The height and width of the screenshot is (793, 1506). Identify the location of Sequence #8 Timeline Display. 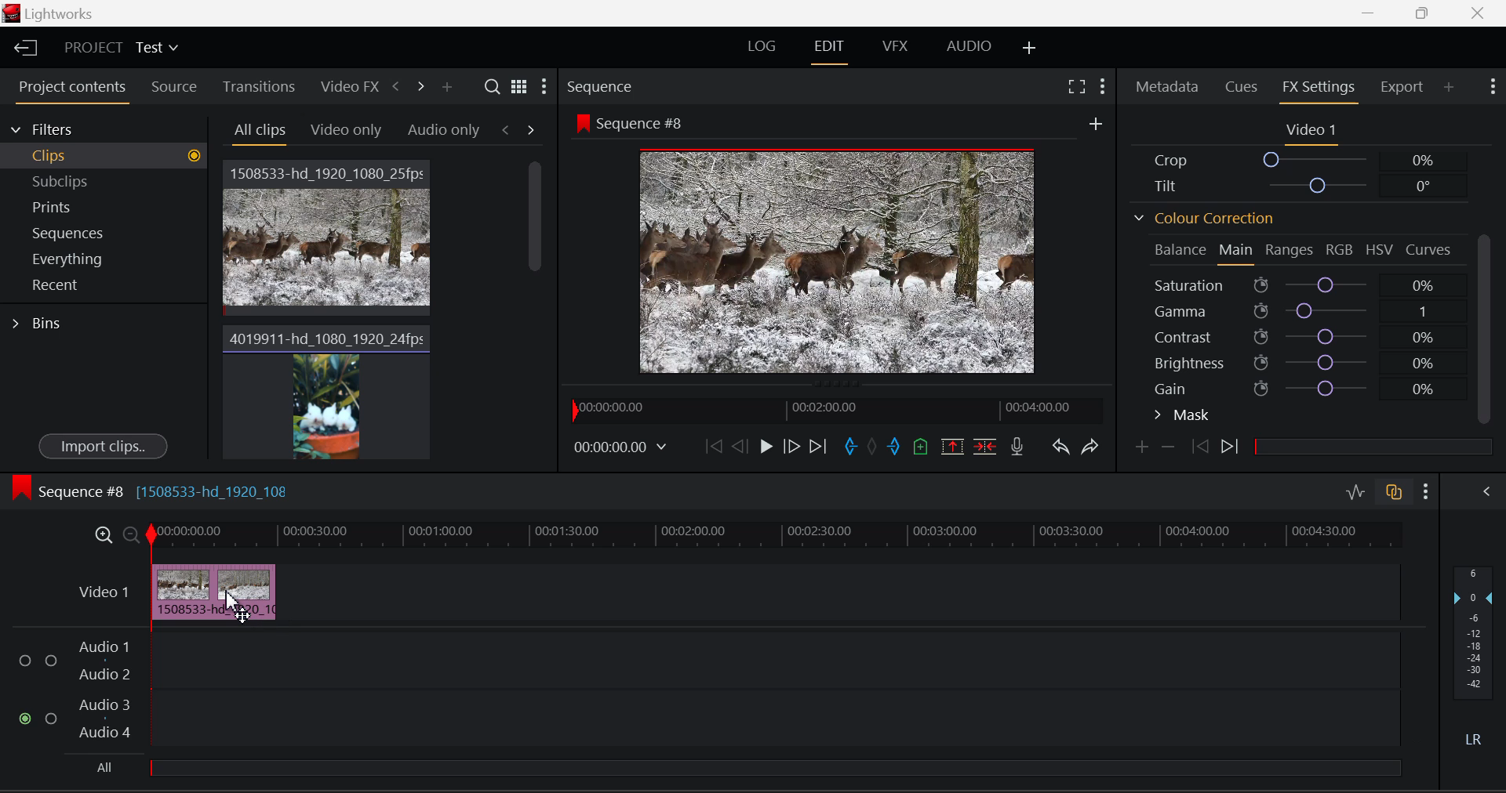
(64, 493).